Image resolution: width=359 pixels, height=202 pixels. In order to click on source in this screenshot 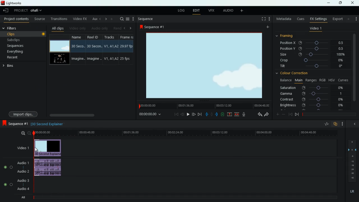, I will do `click(39, 19)`.